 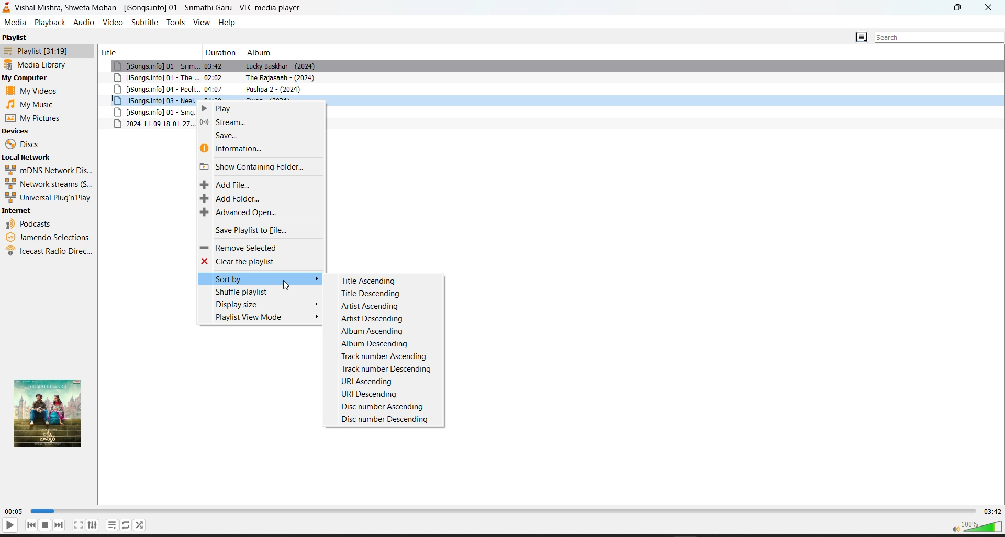 What do you see at coordinates (17, 211) in the screenshot?
I see `internet` at bounding box center [17, 211].